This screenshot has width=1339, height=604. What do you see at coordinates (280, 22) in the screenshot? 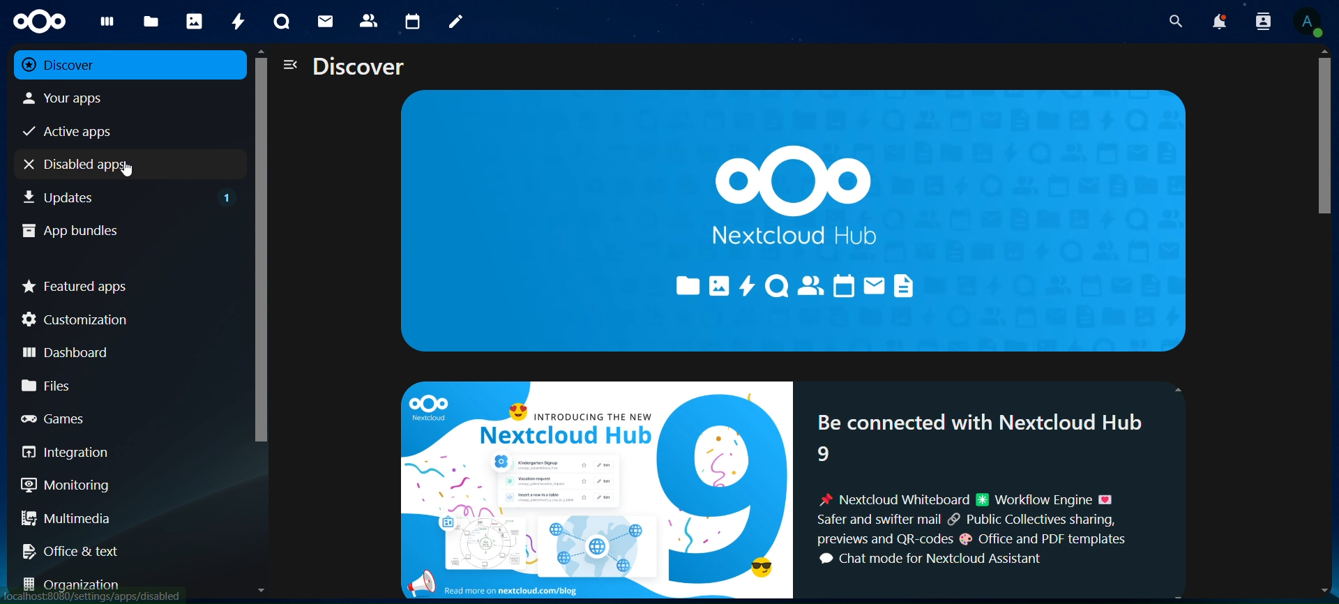
I see `talk` at bounding box center [280, 22].